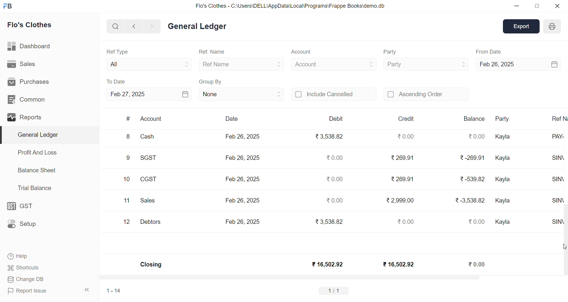 This screenshot has width=568, height=302. I want to click on Ref Type, so click(117, 51).